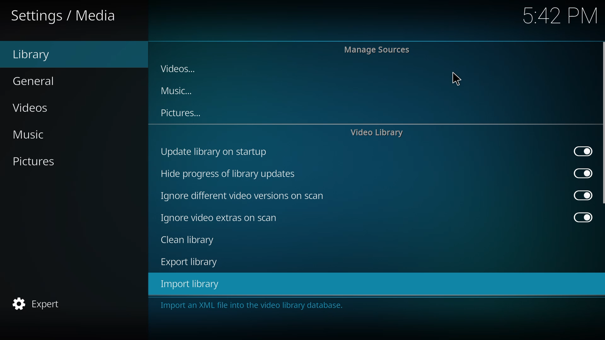 Image resolution: width=605 pixels, height=340 pixels. Describe the element at coordinates (582, 152) in the screenshot. I see `enabled` at that location.